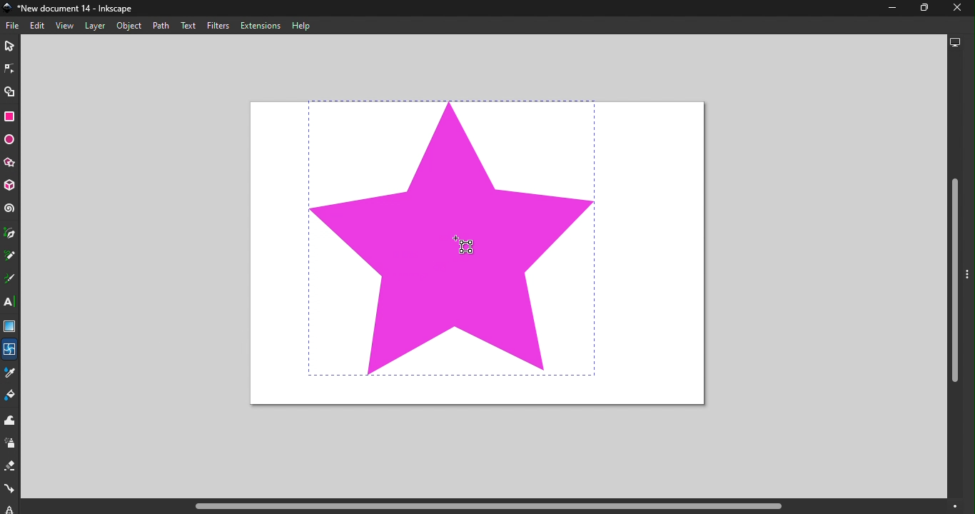 This screenshot has height=514, width=975. I want to click on Star/Polygon, so click(10, 164).